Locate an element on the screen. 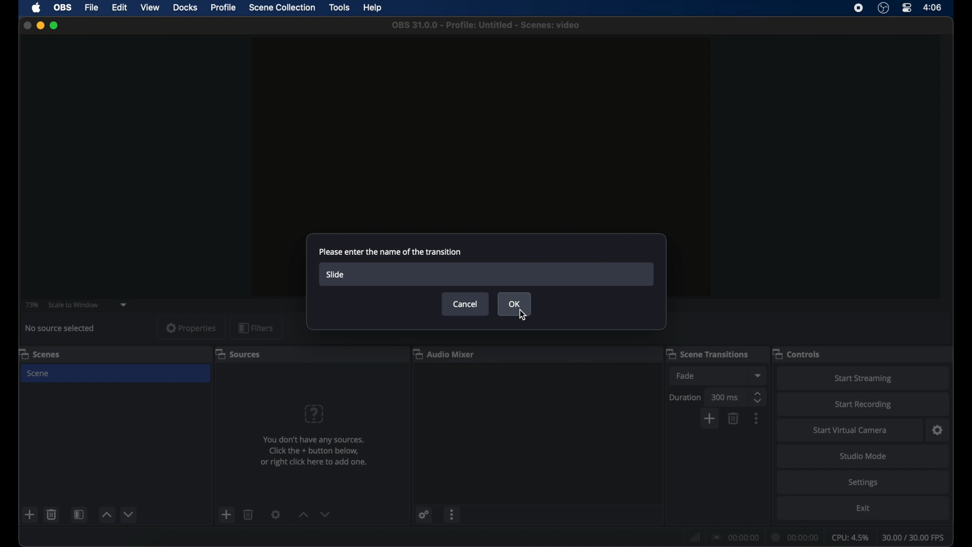 Image resolution: width=972 pixels, height=547 pixels. start recording is located at coordinates (863, 405).